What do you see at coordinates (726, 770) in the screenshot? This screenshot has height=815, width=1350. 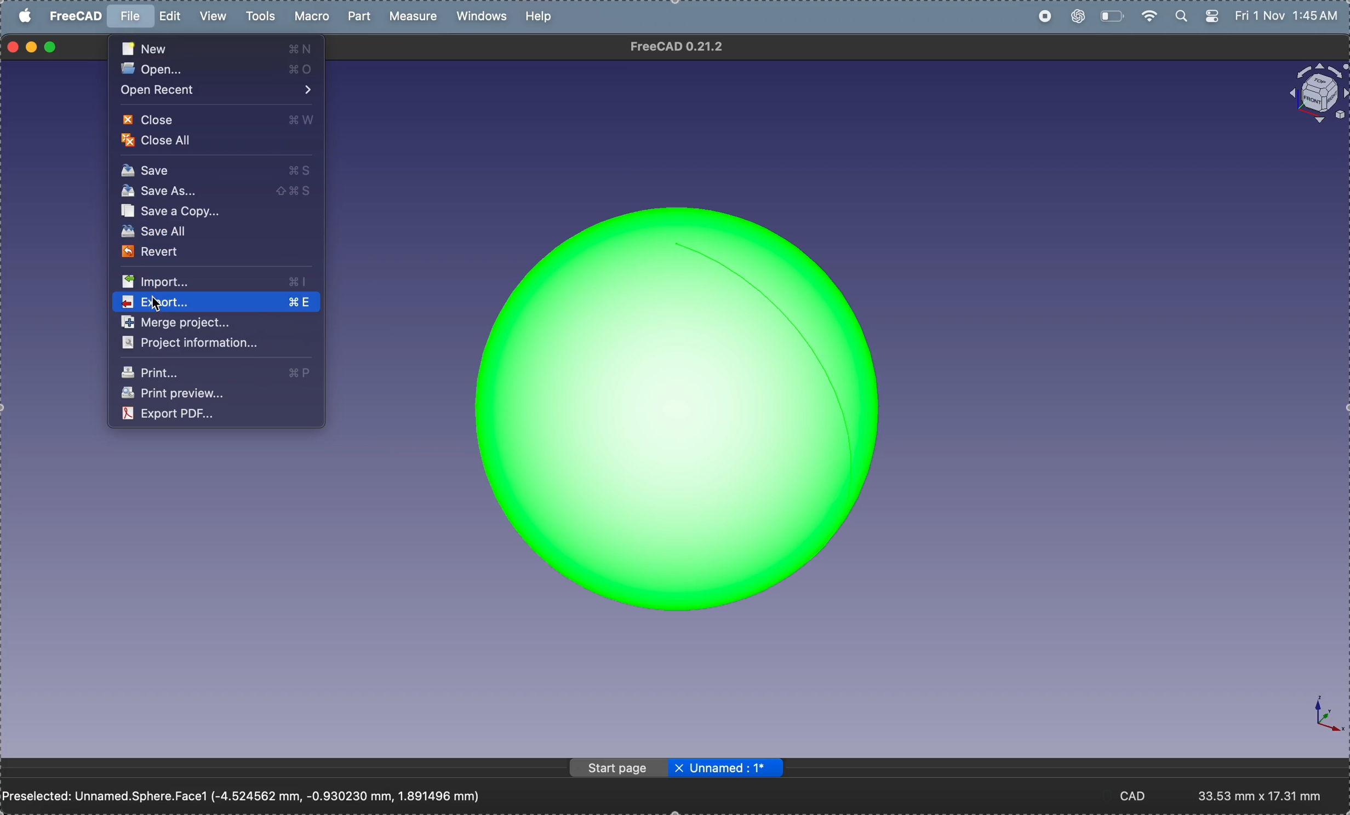 I see `unnamed:1` at bounding box center [726, 770].